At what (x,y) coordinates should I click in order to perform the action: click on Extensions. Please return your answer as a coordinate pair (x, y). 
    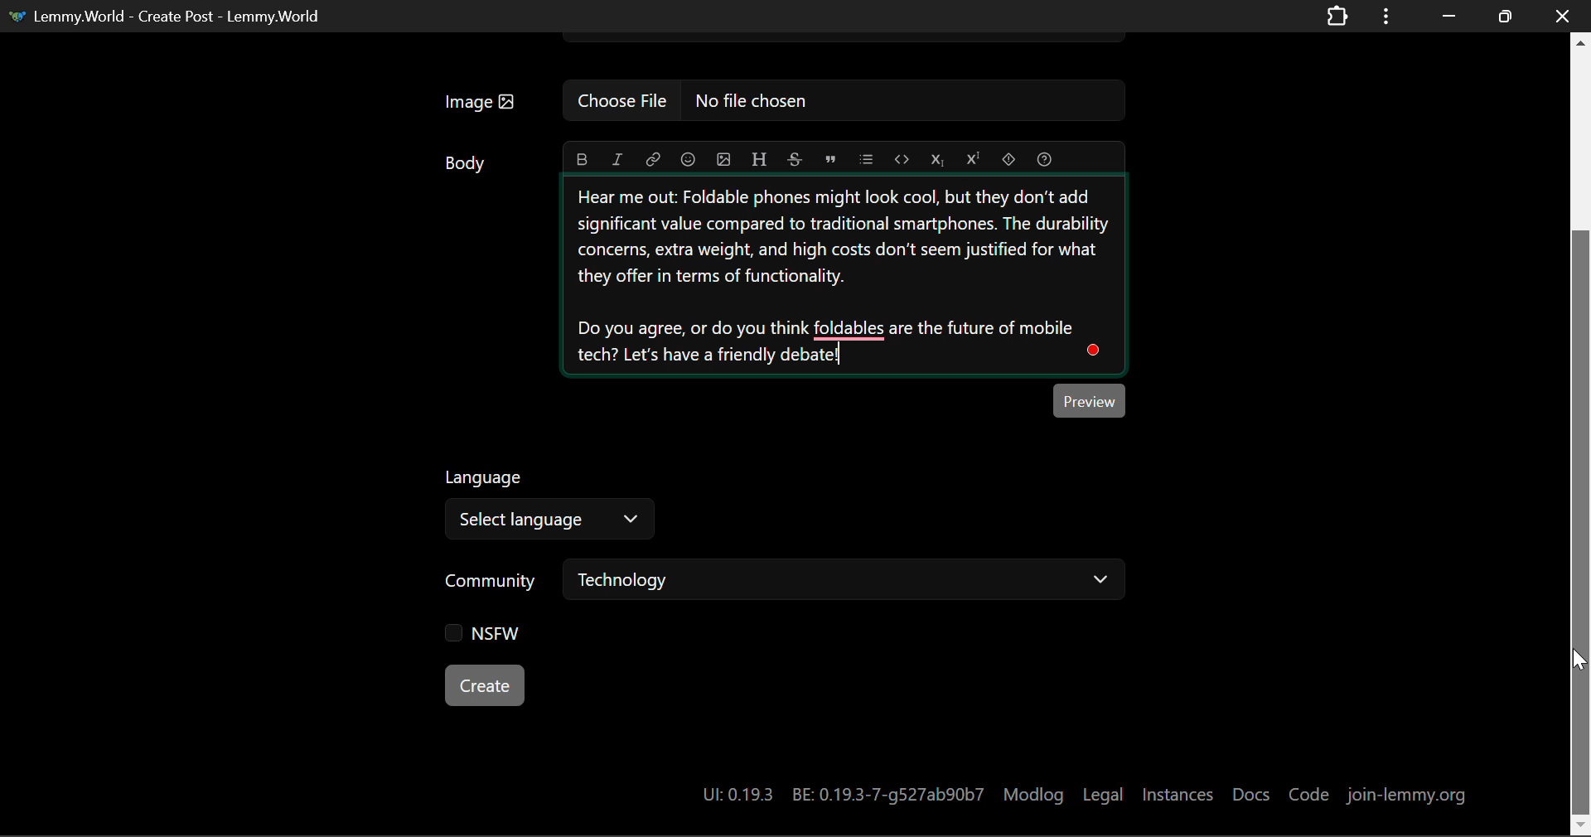
    Looking at the image, I should click on (1337, 15).